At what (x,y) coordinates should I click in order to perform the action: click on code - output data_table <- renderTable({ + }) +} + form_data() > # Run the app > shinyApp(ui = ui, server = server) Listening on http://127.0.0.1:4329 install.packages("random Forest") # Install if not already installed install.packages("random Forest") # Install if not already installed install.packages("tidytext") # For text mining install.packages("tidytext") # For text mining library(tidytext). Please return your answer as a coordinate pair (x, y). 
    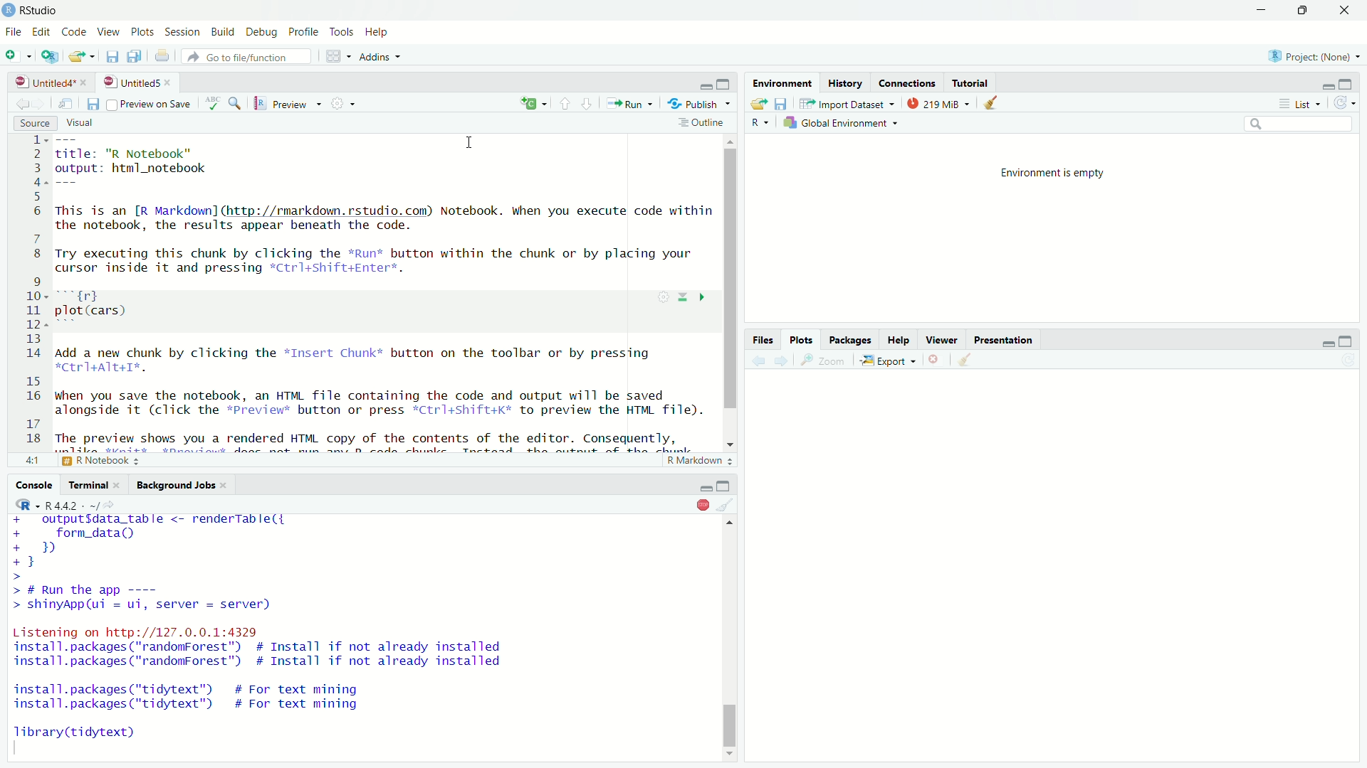
    Looking at the image, I should click on (278, 631).